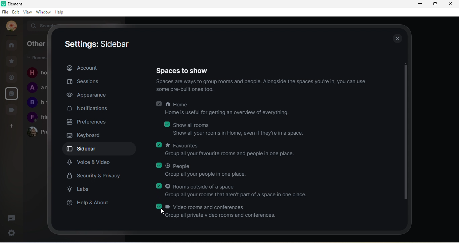 This screenshot has width=459, height=243. I want to click on rooms outside of a space, so click(236, 191).